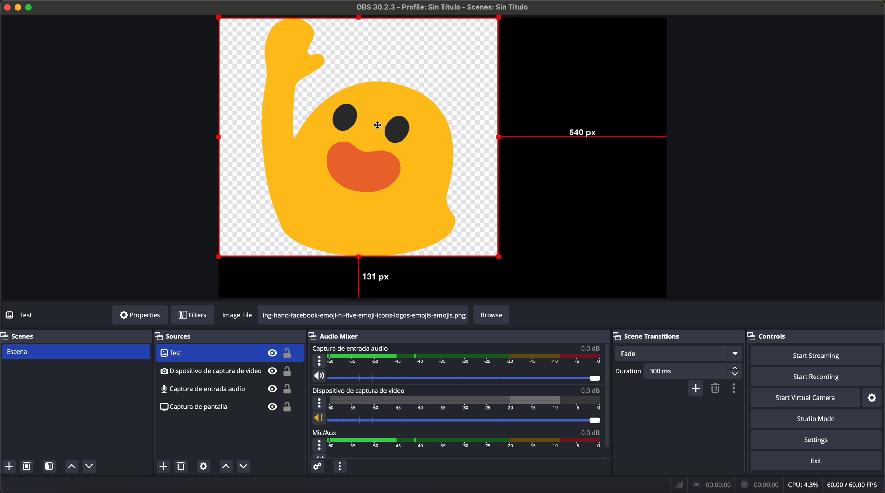 Image resolution: width=885 pixels, height=493 pixels. Describe the element at coordinates (320, 456) in the screenshot. I see `vol` at that location.